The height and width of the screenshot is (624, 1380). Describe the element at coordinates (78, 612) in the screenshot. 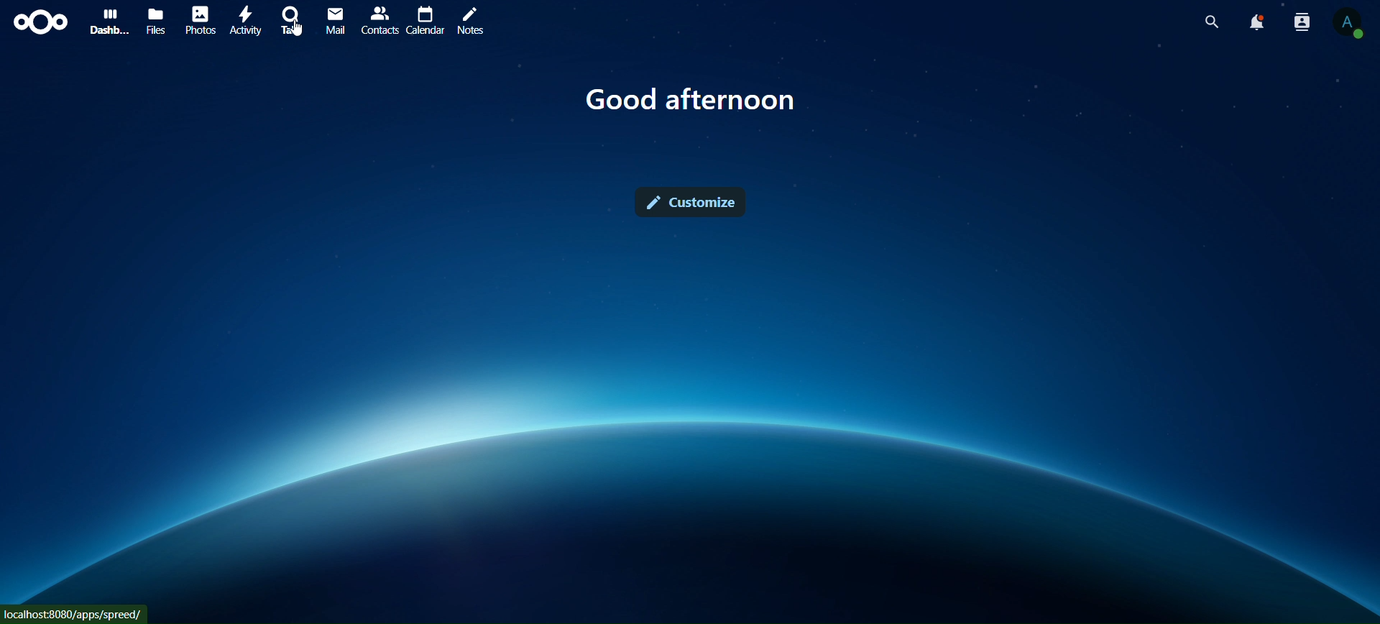

I see `localhost:8080\app` at that location.